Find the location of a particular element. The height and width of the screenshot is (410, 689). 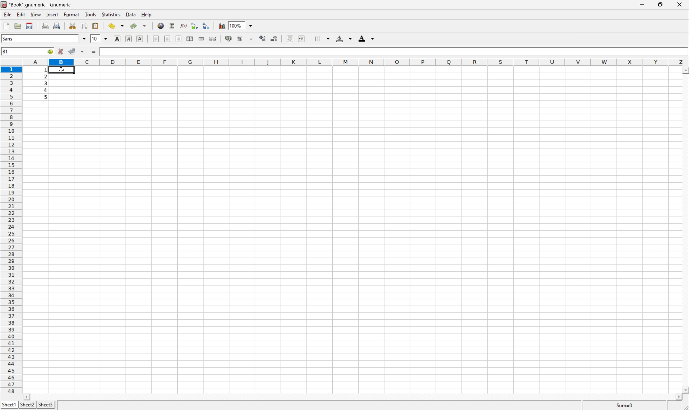

Set the format of the selected cells to include a thousands separator is located at coordinates (251, 39).